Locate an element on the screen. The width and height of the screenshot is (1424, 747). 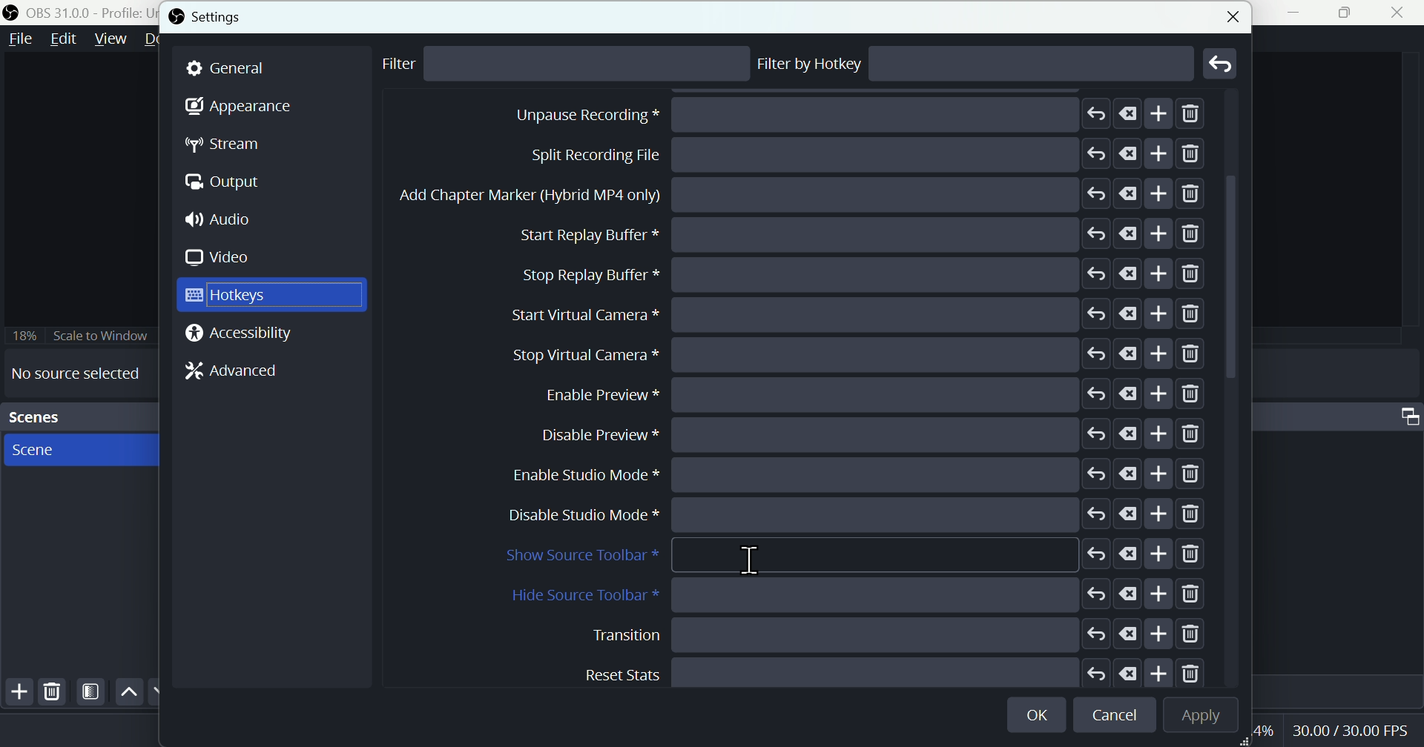
Pause recording is located at coordinates (852, 234).